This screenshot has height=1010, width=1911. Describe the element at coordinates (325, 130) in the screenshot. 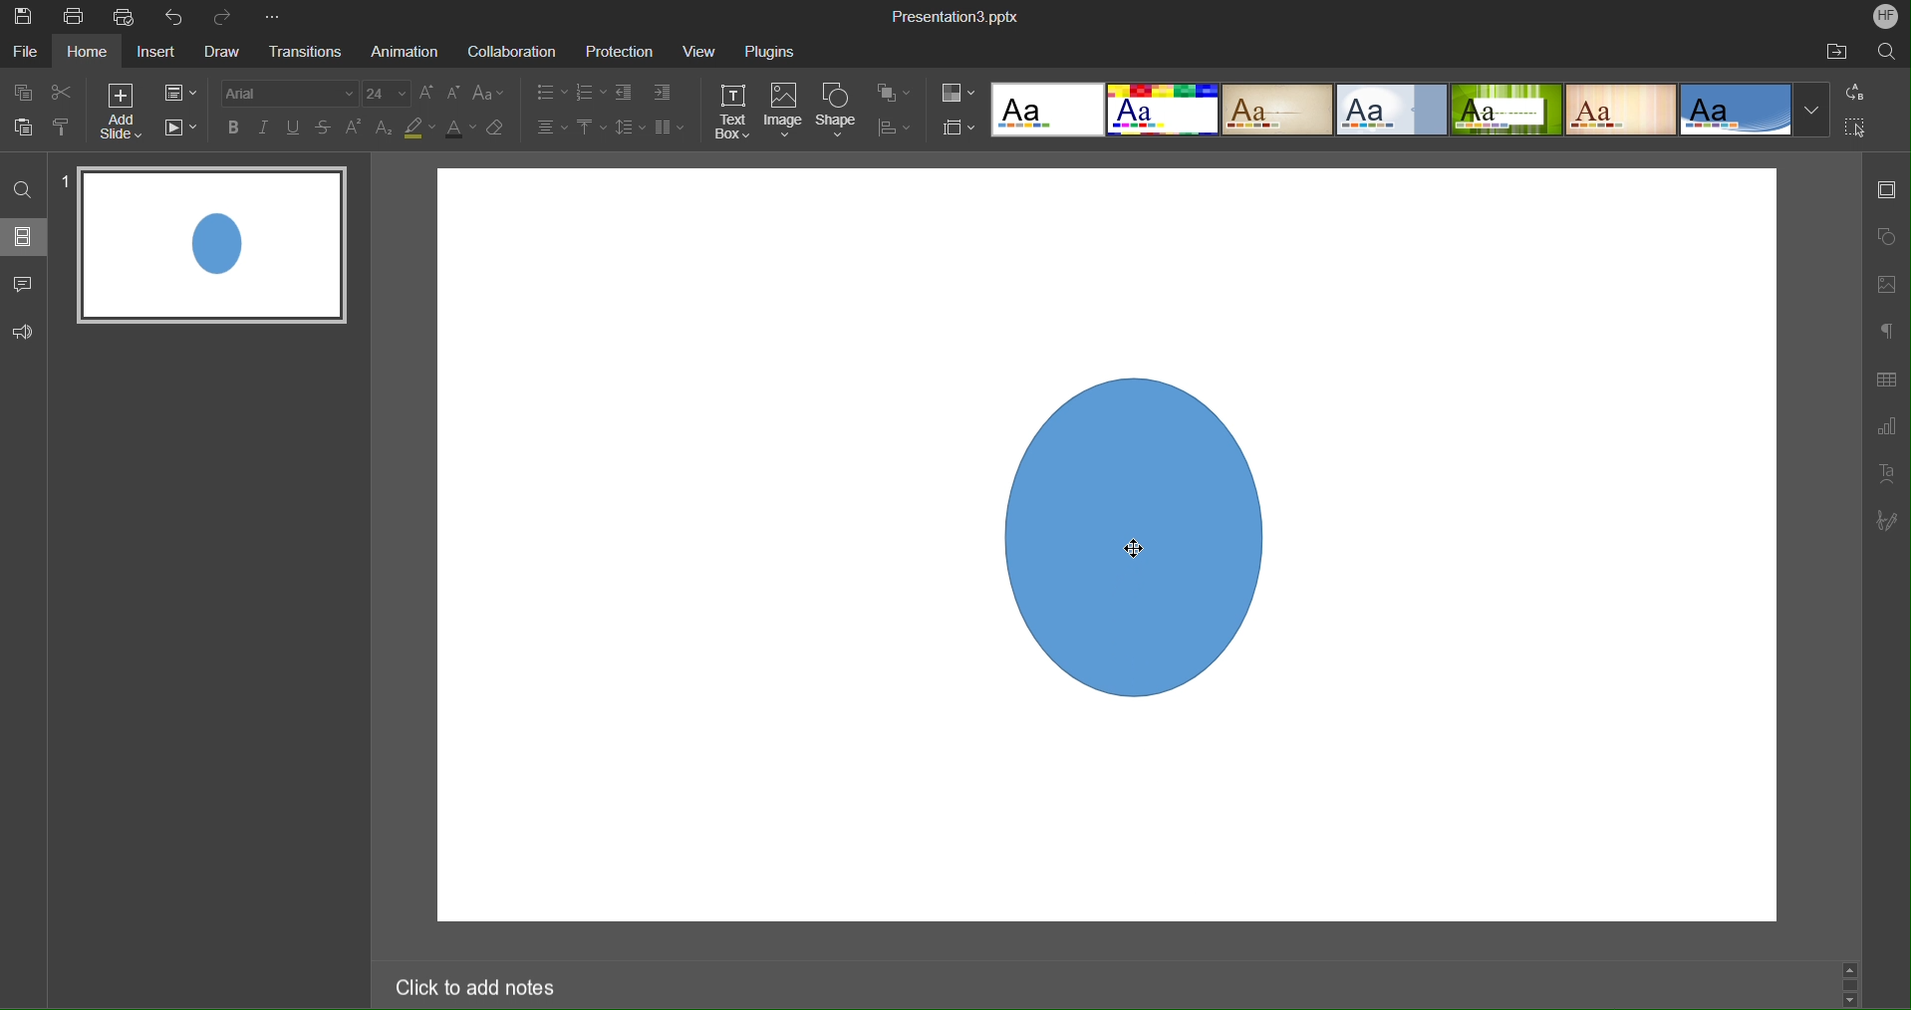

I see `Strikethrough` at that location.